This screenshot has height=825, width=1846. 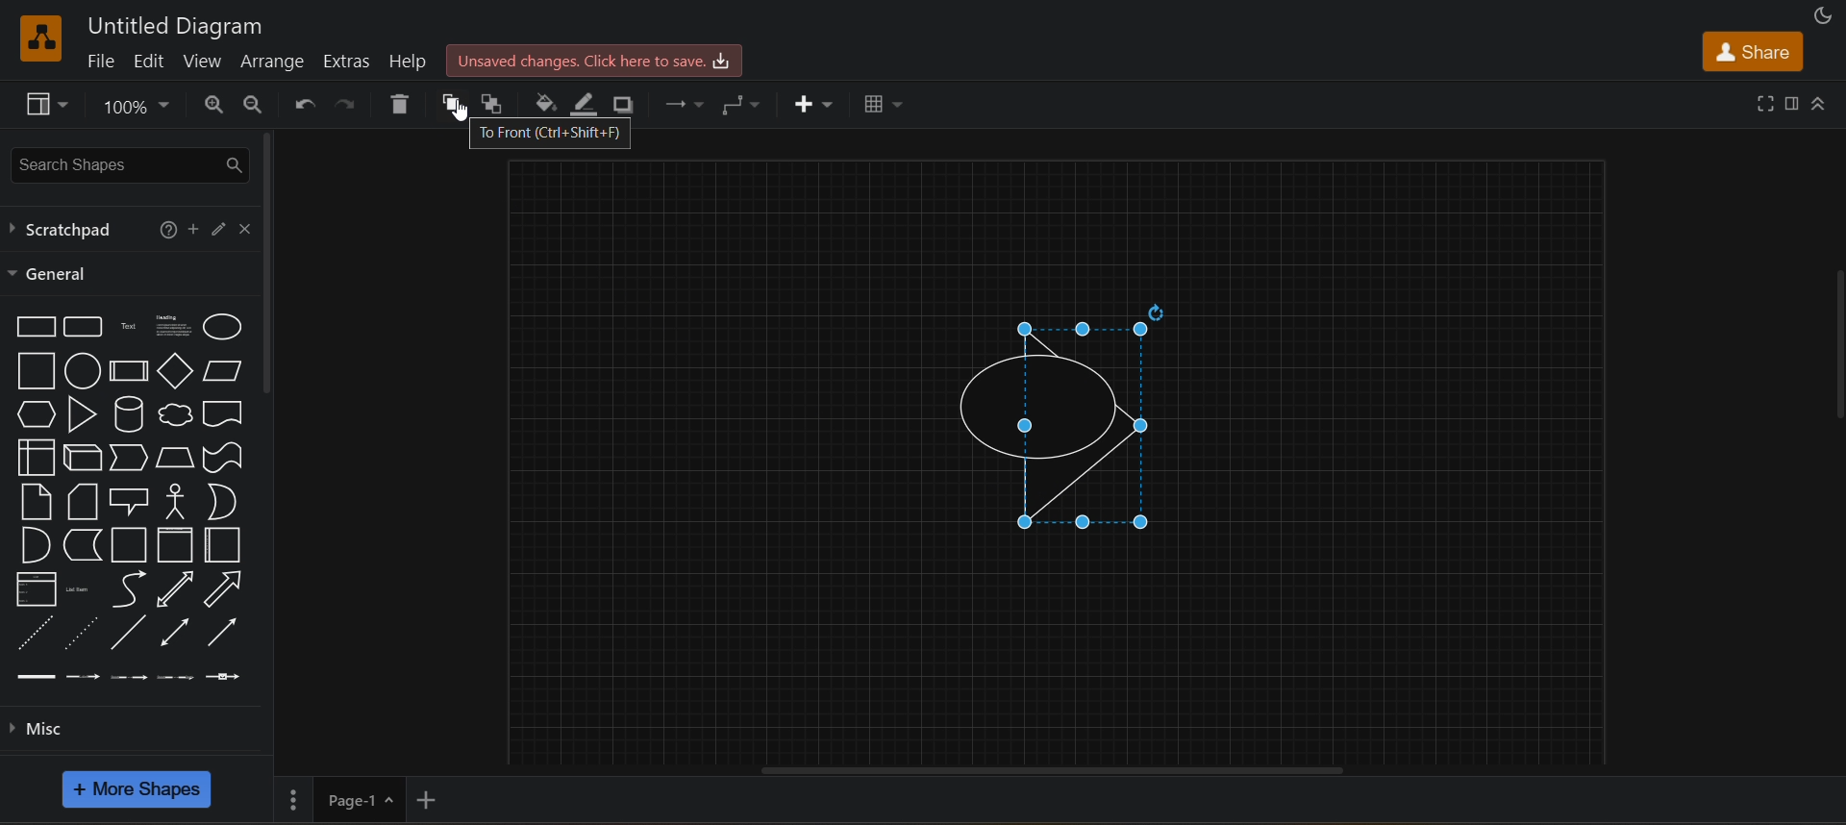 I want to click on diamond, so click(x=175, y=370).